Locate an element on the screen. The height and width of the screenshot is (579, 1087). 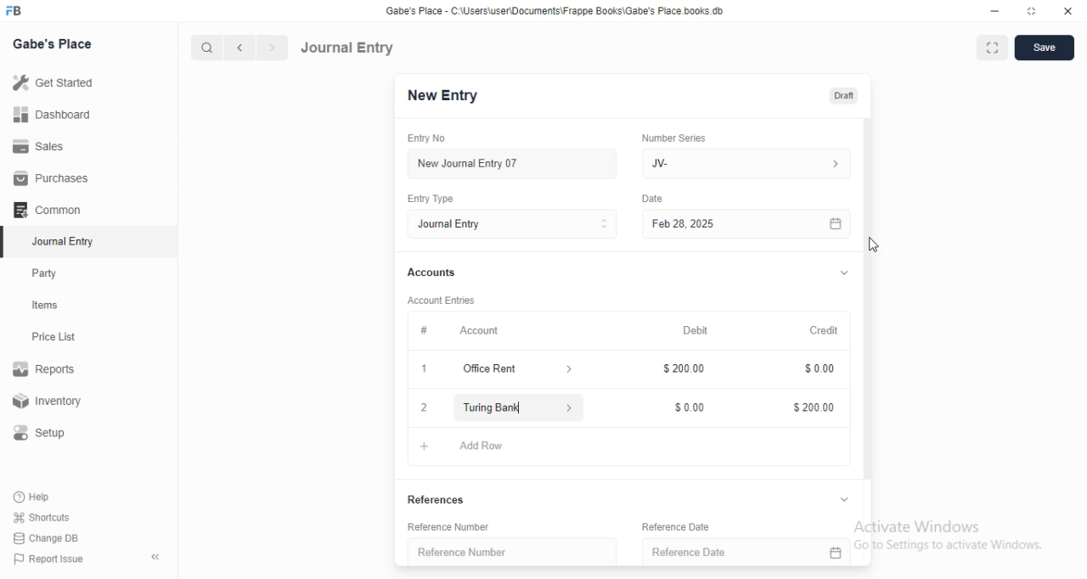
$ 0.00 is located at coordinates (815, 370).